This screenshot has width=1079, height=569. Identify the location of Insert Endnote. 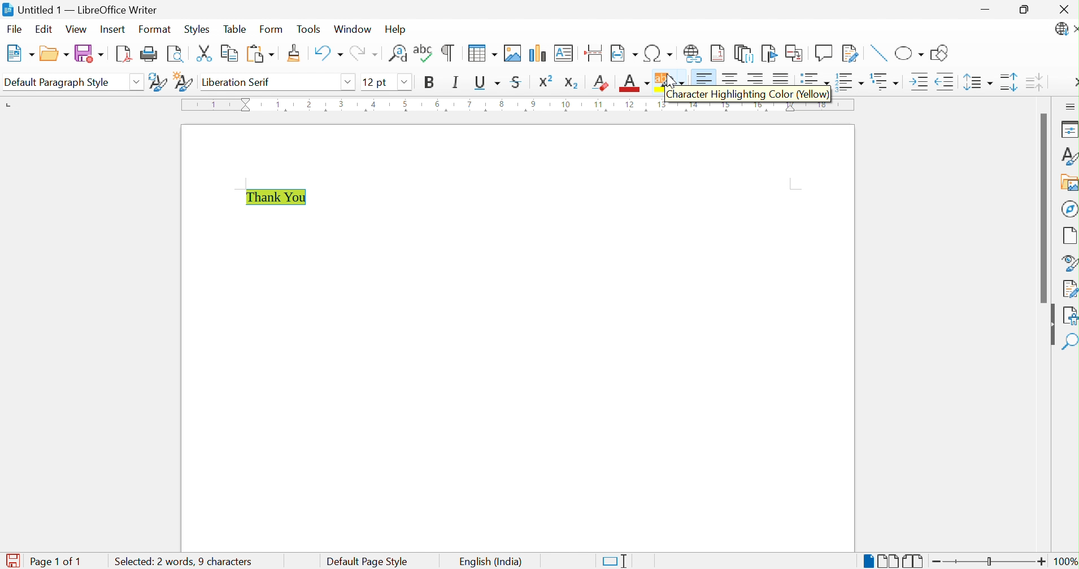
(743, 55).